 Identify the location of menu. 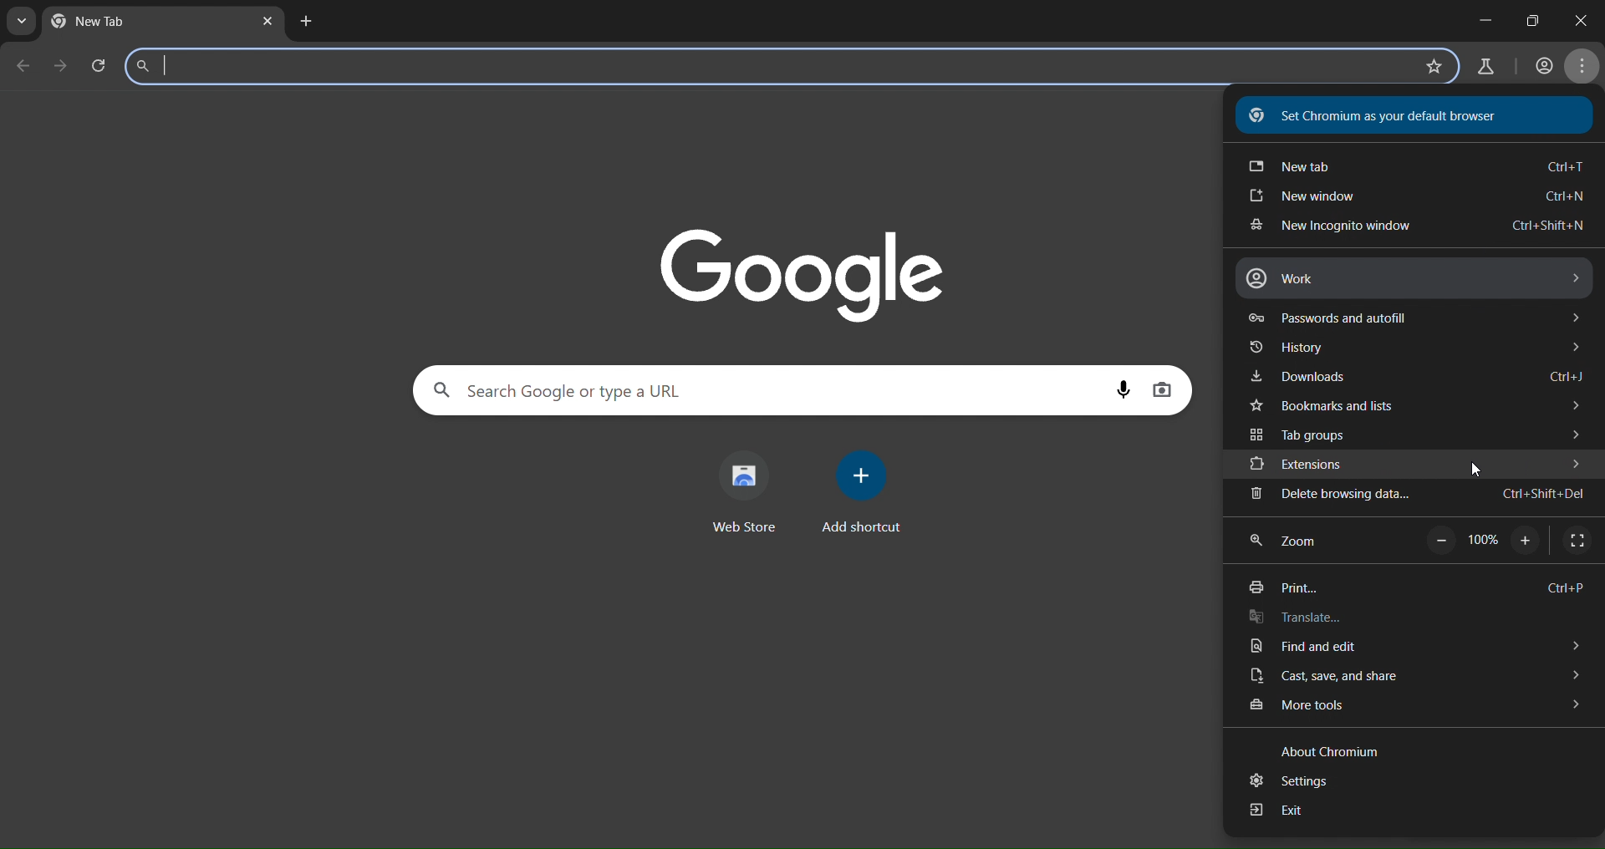
(1582, 65).